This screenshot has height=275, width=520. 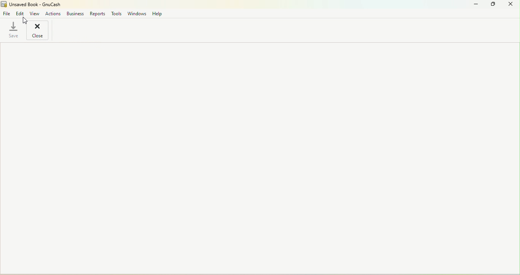 What do you see at coordinates (510, 4) in the screenshot?
I see `close` at bounding box center [510, 4].